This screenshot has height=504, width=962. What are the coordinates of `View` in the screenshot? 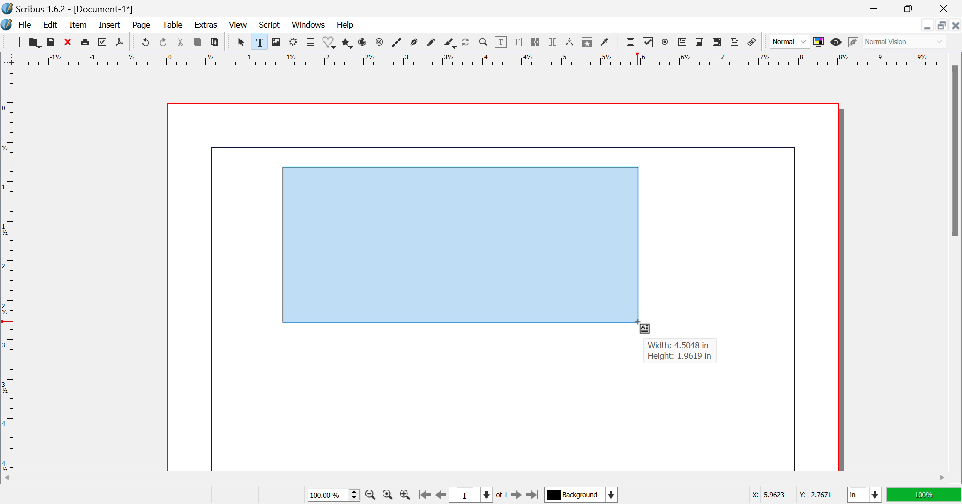 It's located at (238, 26).